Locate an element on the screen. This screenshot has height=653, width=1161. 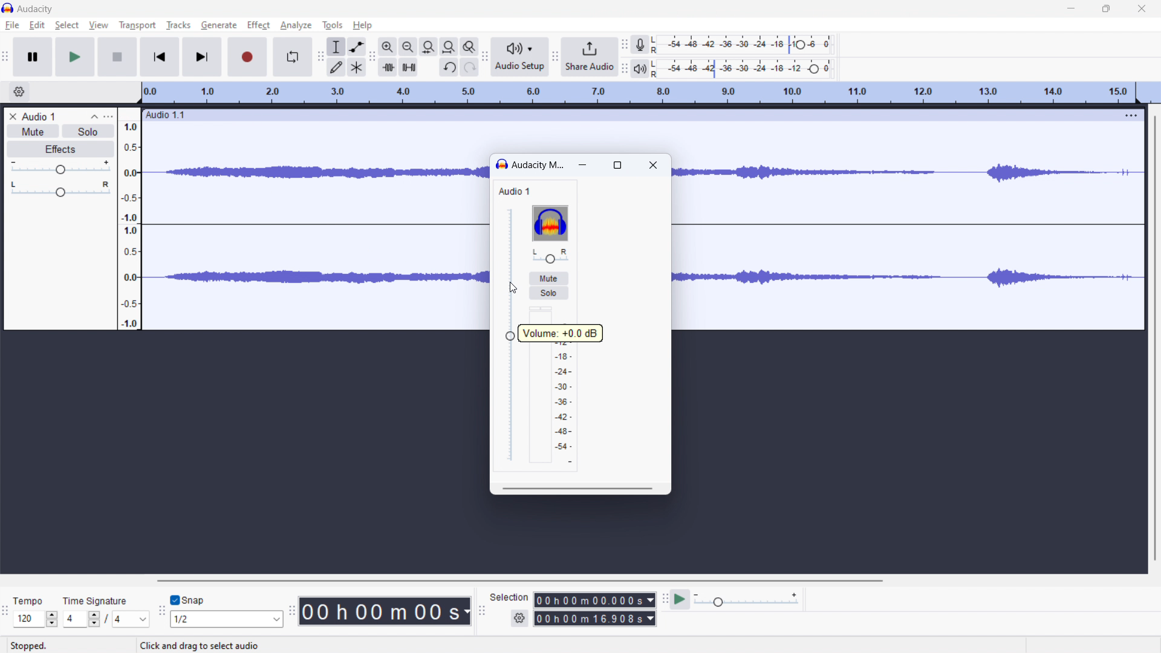
enable looping is located at coordinates (292, 57).